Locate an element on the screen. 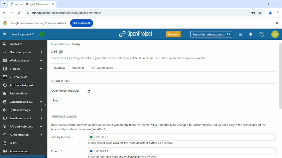 The height and width of the screenshot is (158, 282). Account is located at coordinates (275, 34).